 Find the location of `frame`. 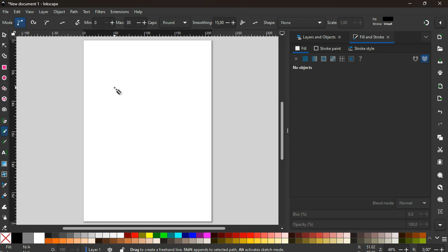

frame is located at coordinates (439, 211).